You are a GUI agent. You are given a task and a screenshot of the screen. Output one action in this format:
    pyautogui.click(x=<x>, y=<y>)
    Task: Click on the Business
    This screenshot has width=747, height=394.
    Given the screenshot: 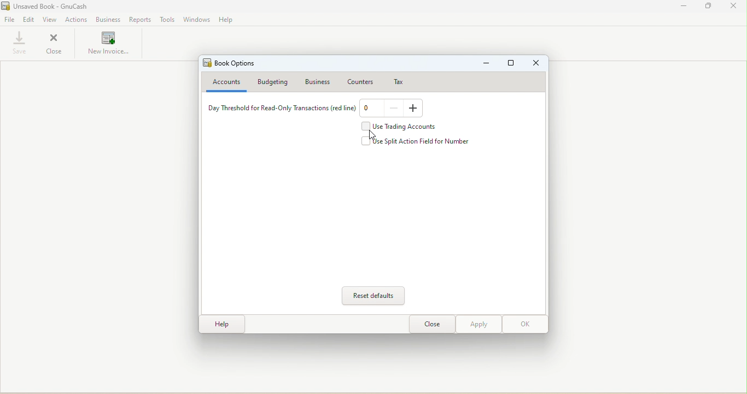 What is the action you would take?
    pyautogui.click(x=320, y=81)
    